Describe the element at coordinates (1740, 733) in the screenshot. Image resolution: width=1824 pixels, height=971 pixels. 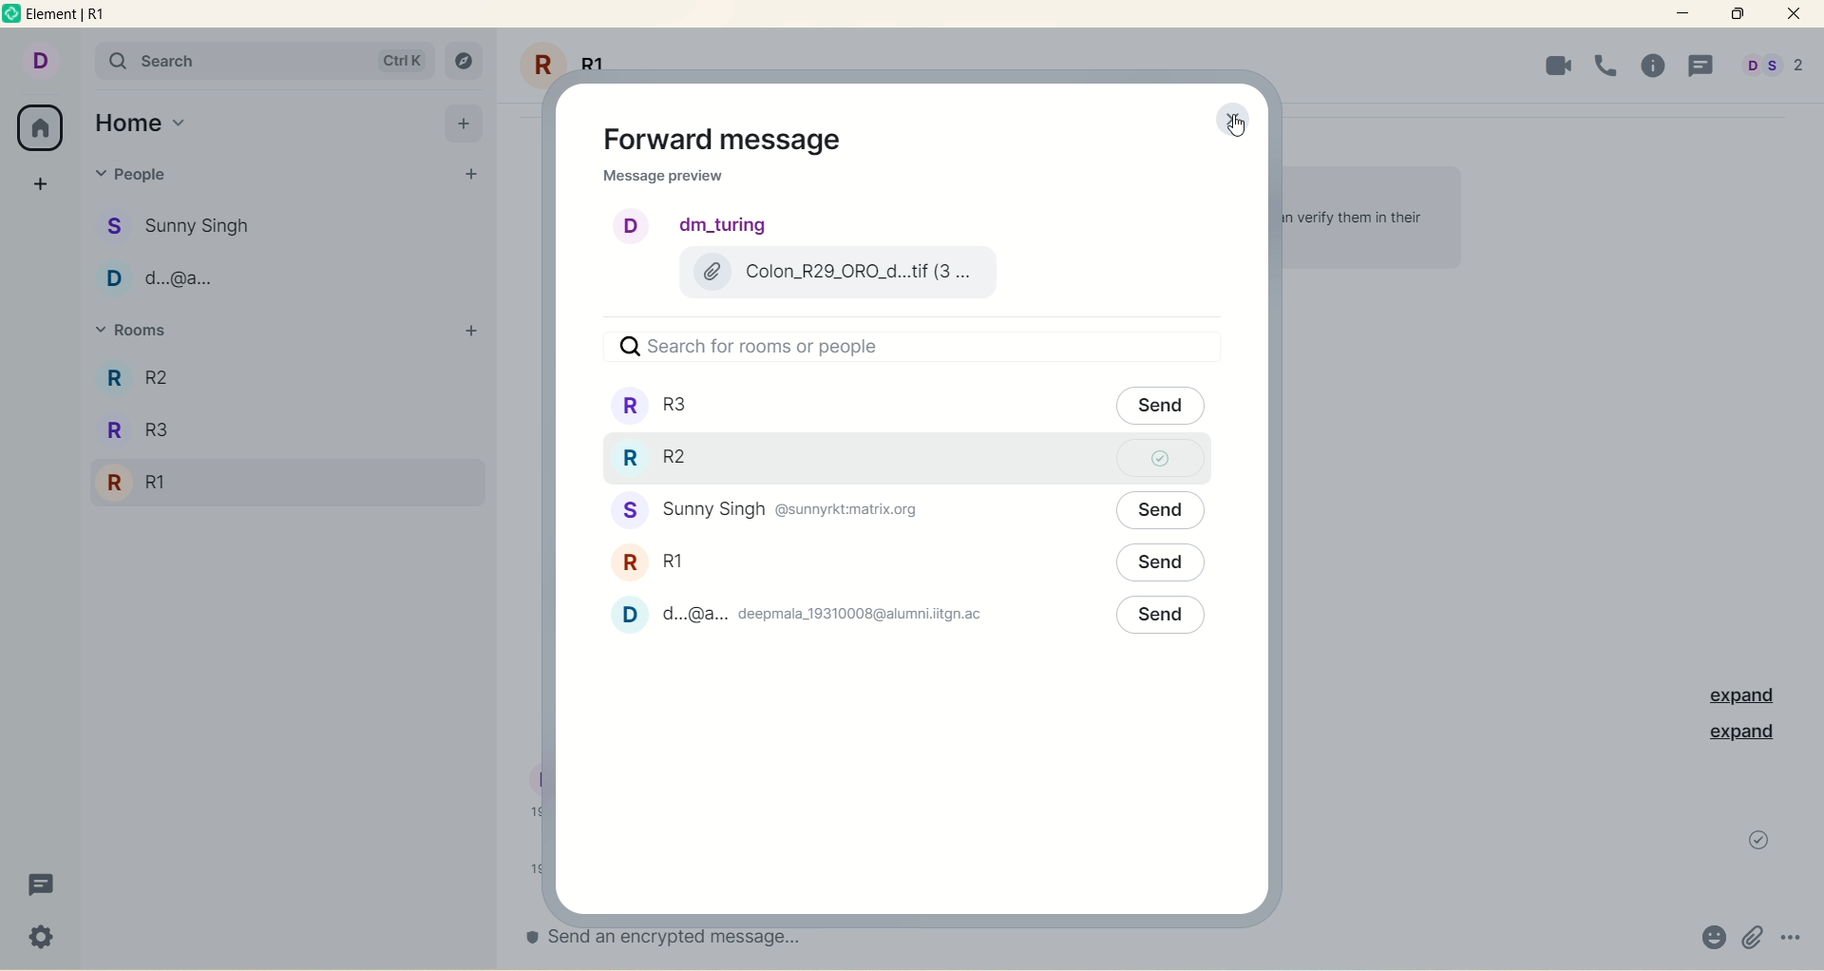
I see `expand` at that location.